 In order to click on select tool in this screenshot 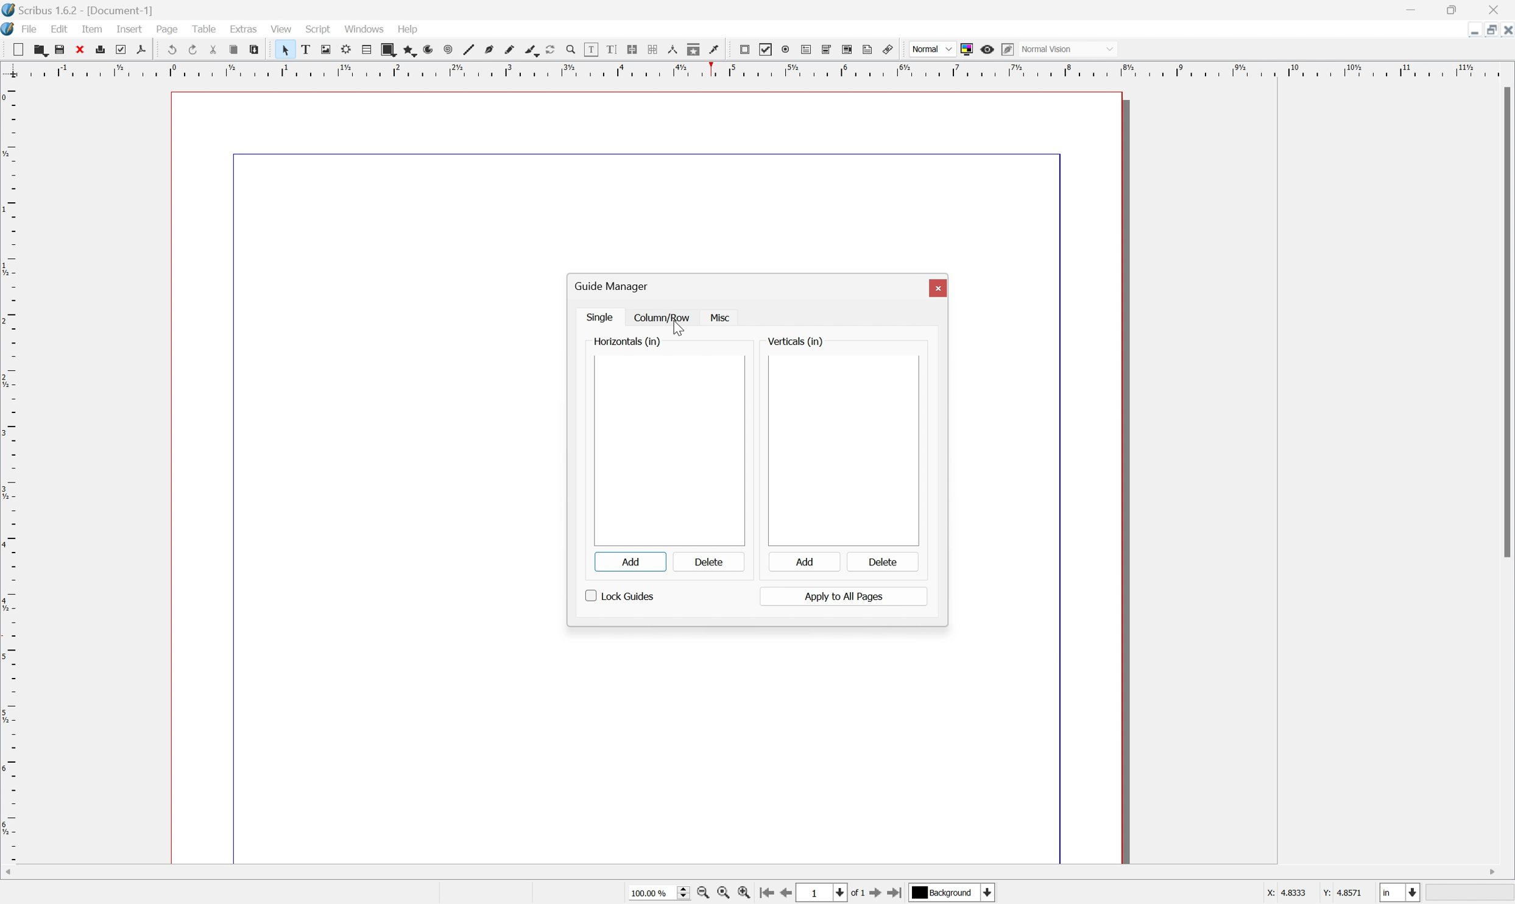, I will do `click(283, 49)`.